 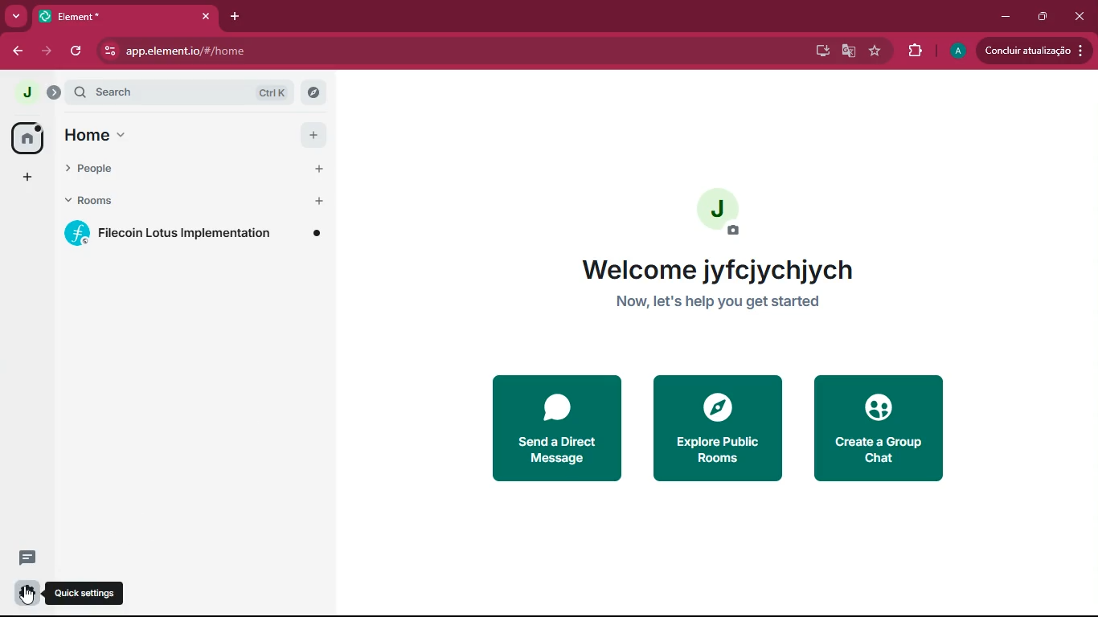 What do you see at coordinates (1003, 16) in the screenshot?
I see `minimize` at bounding box center [1003, 16].